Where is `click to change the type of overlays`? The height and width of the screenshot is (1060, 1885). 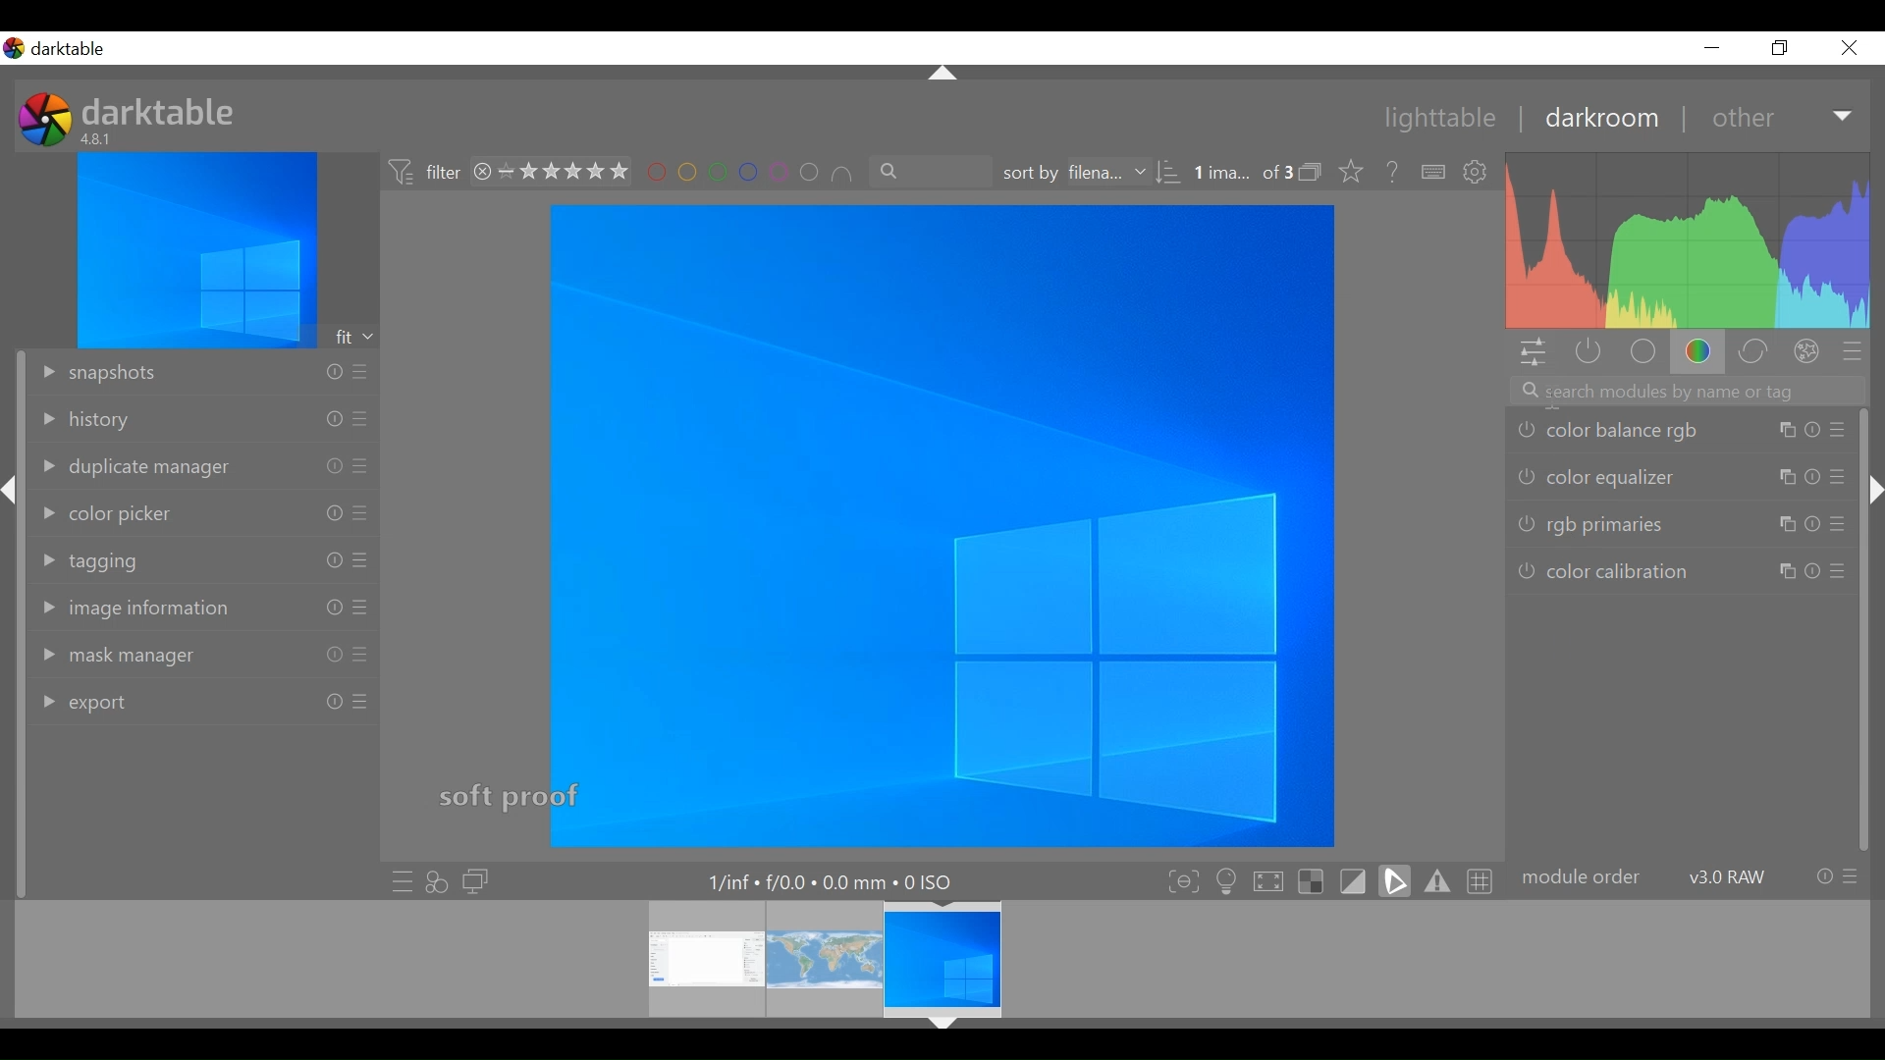 click to change the type of overlays is located at coordinates (1347, 170).